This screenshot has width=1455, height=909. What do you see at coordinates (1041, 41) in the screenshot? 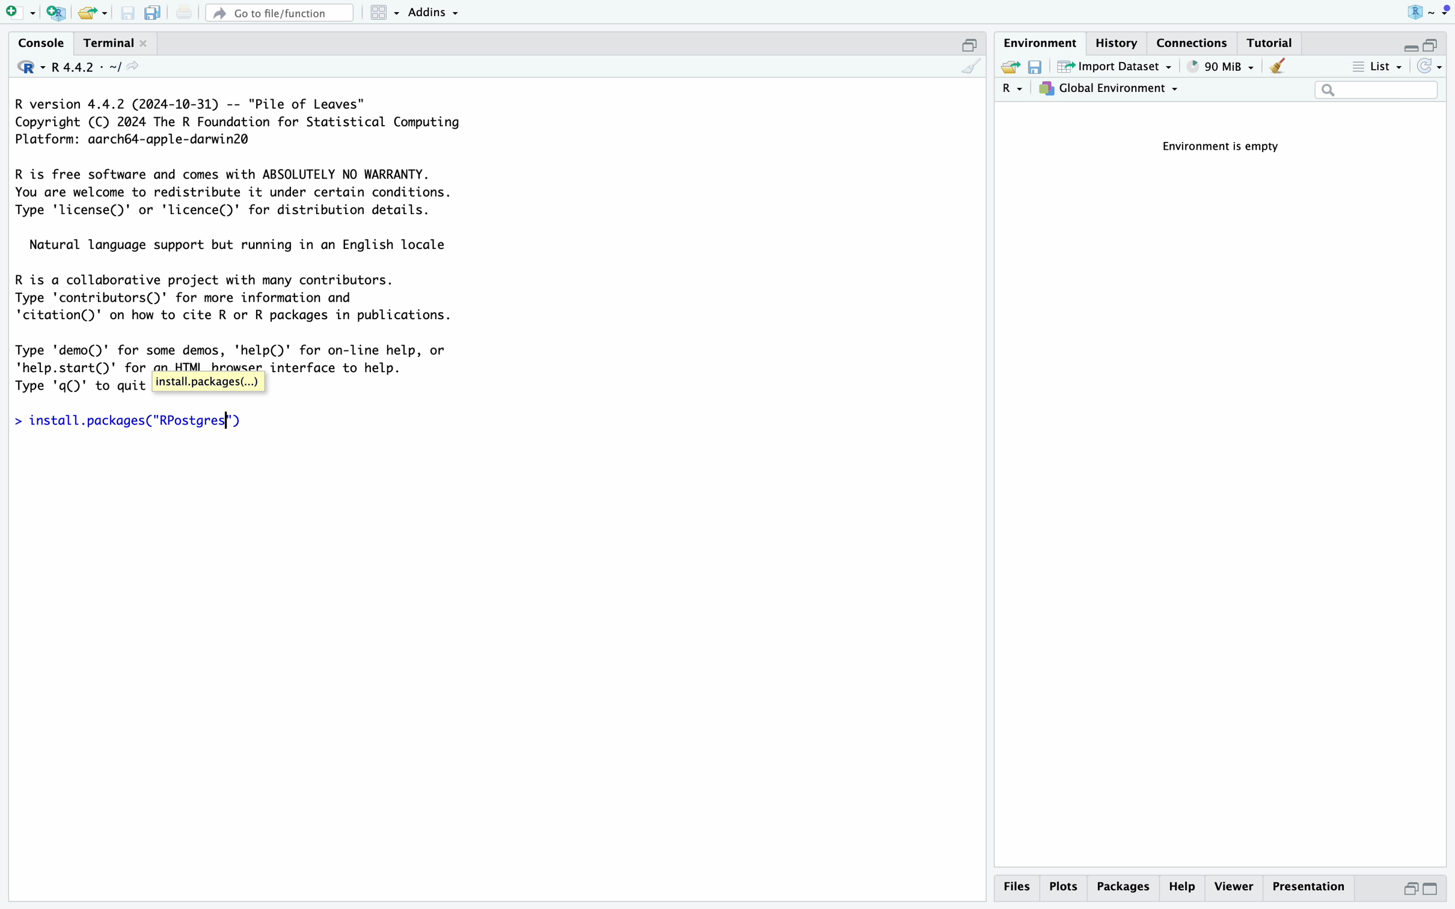
I see `environment` at bounding box center [1041, 41].